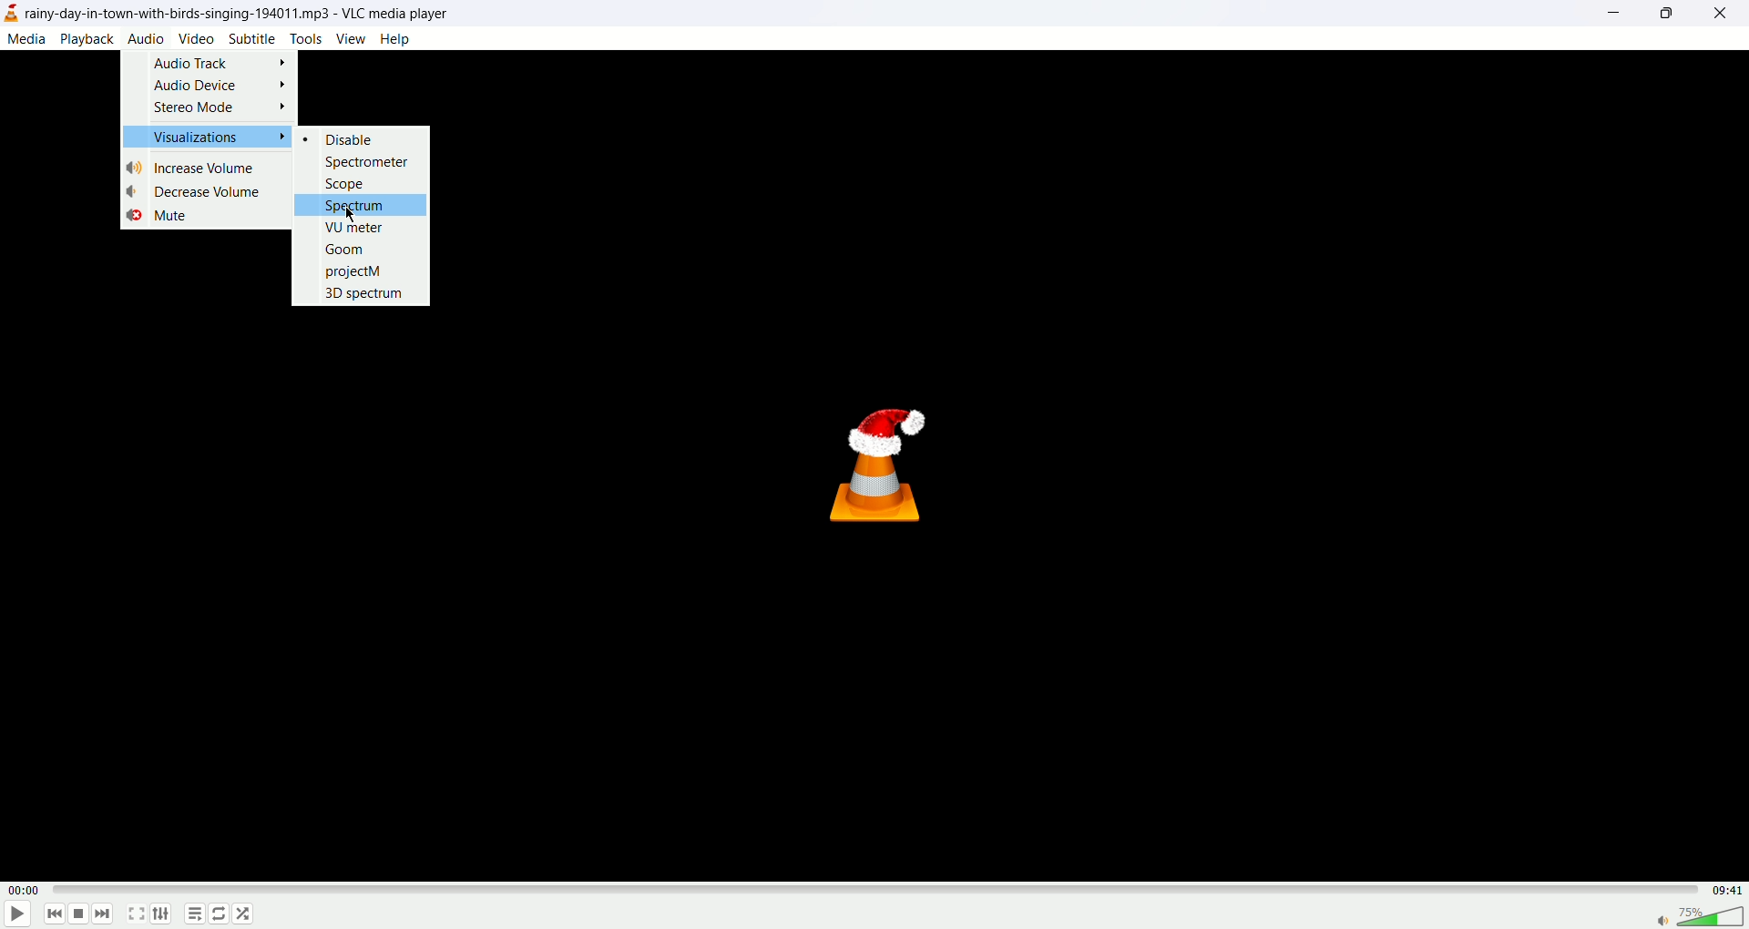  What do you see at coordinates (1725, 16) in the screenshot?
I see `close` at bounding box center [1725, 16].